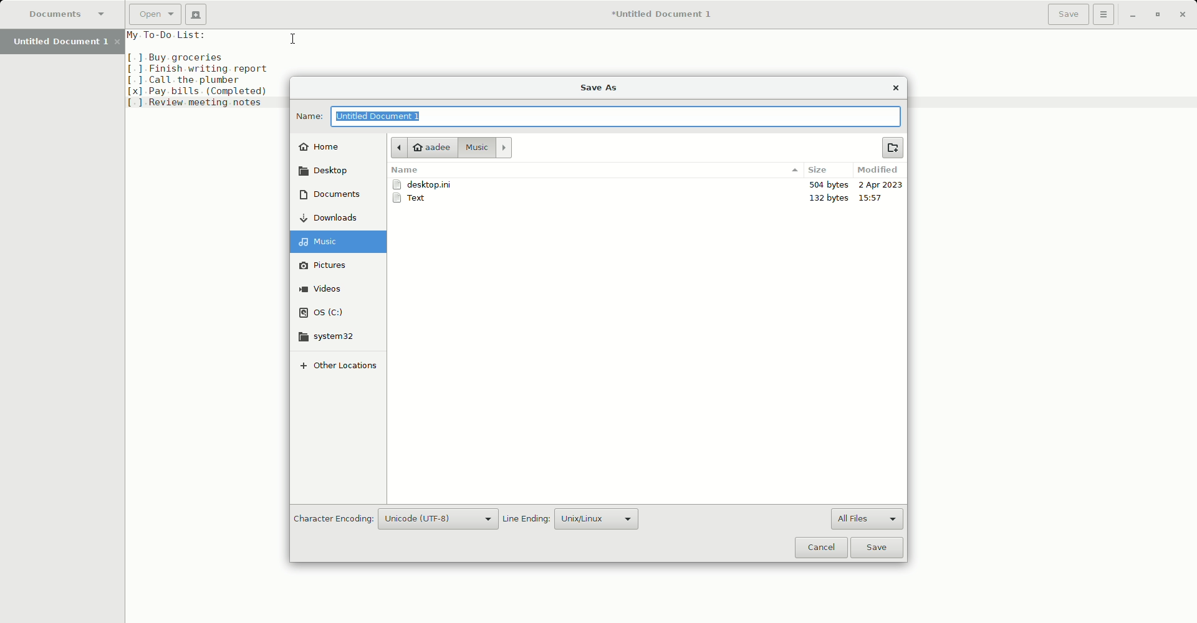 This screenshot has height=623, width=1197. What do you see at coordinates (794, 170) in the screenshot?
I see `Filter` at bounding box center [794, 170].